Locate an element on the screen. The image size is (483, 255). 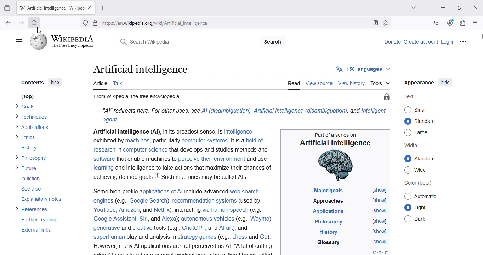
Automatic is located at coordinates (421, 197).